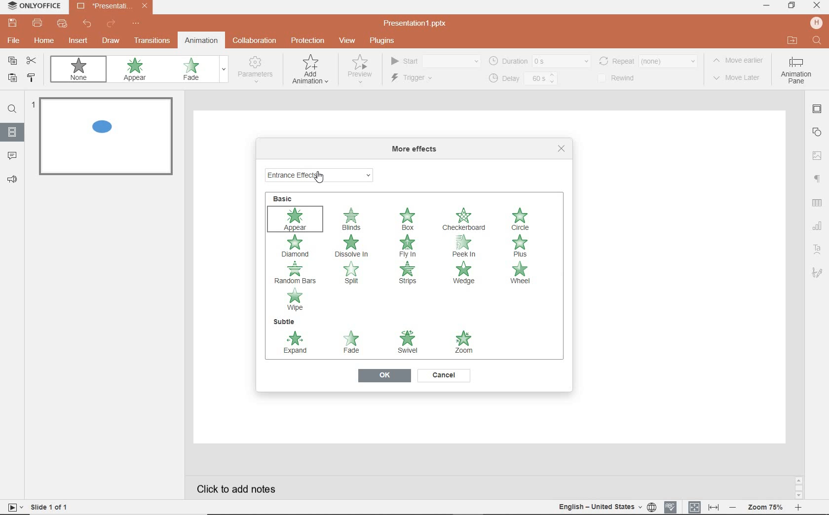  I want to click on chart settings, so click(817, 226).